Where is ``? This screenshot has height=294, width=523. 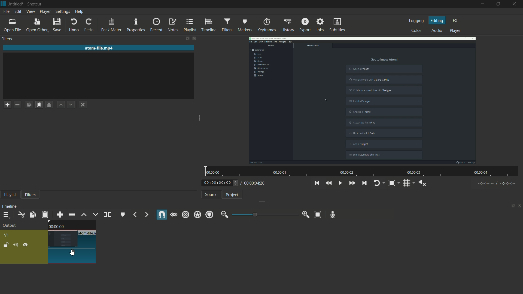
 is located at coordinates (4, 4).